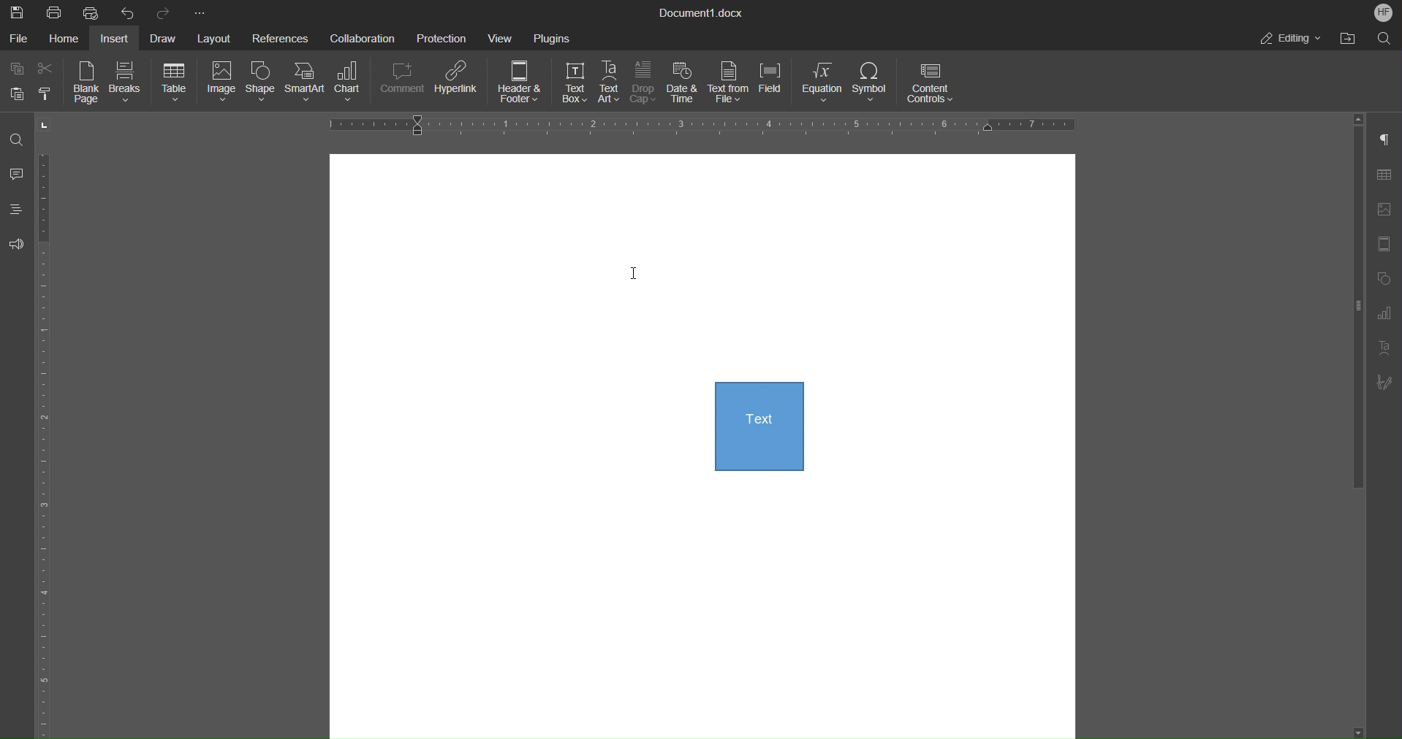 This screenshot has width=1402, height=739. Describe the element at coordinates (216, 37) in the screenshot. I see `Layout` at that location.